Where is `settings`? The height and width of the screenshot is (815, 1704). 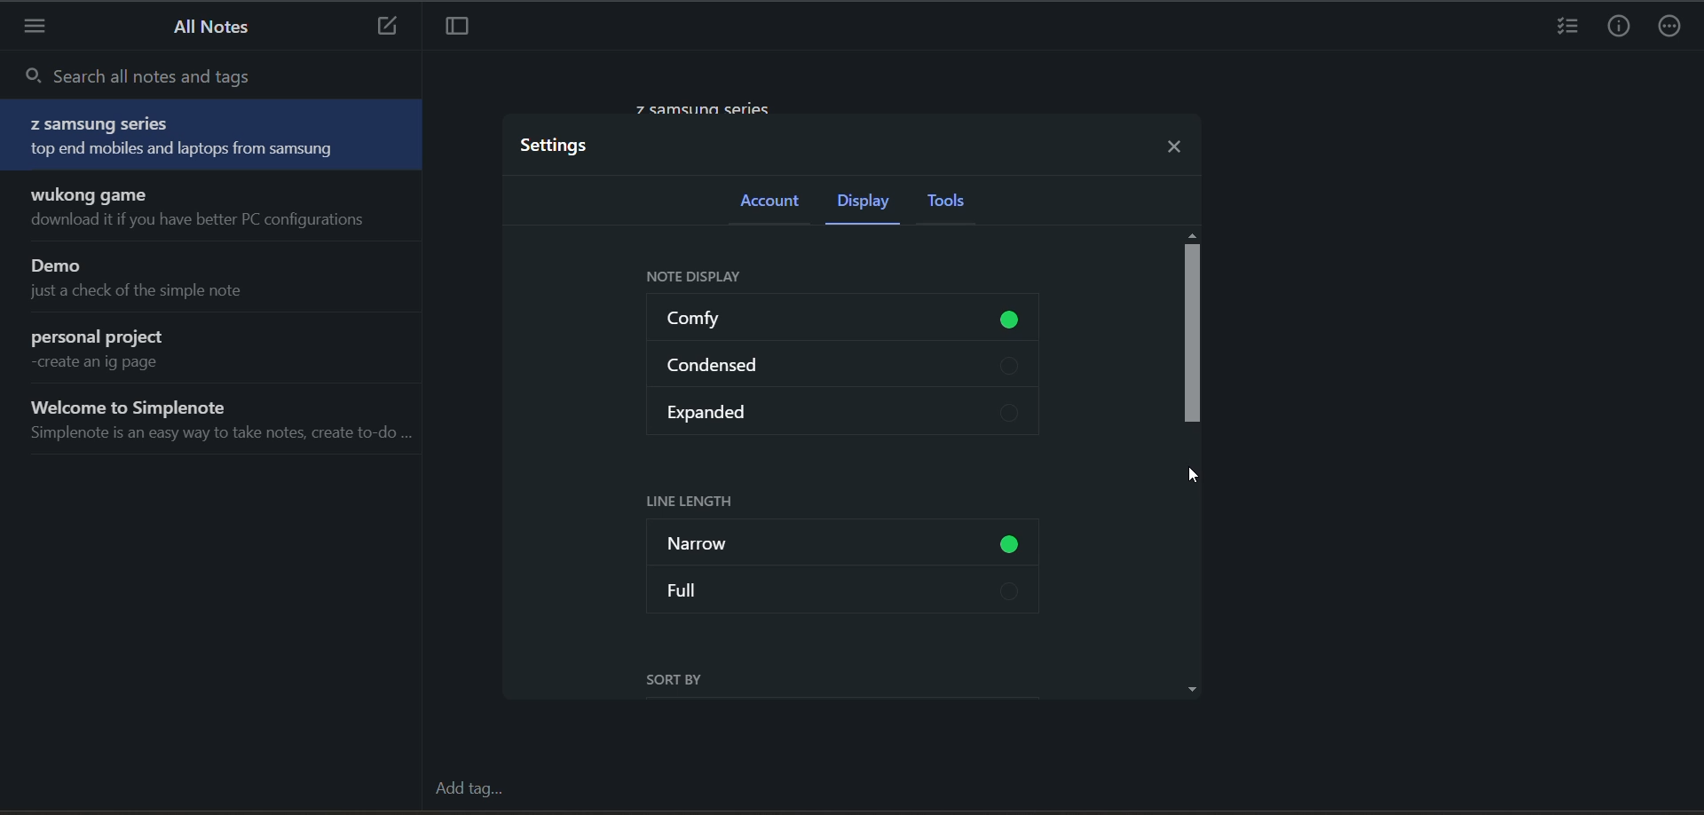
settings is located at coordinates (563, 146).